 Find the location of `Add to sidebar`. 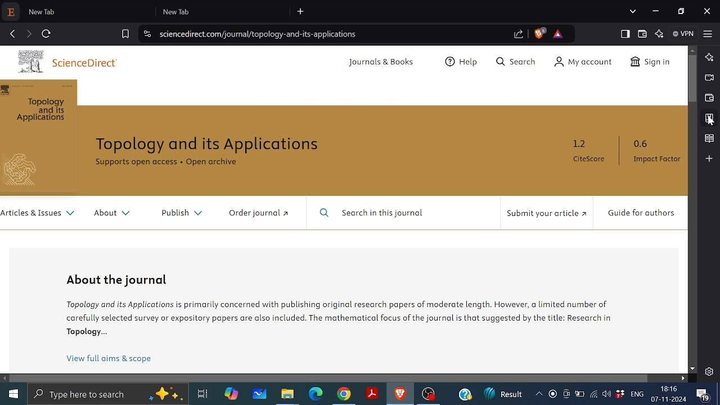

Add to sidebar is located at coordinates (710, 158).